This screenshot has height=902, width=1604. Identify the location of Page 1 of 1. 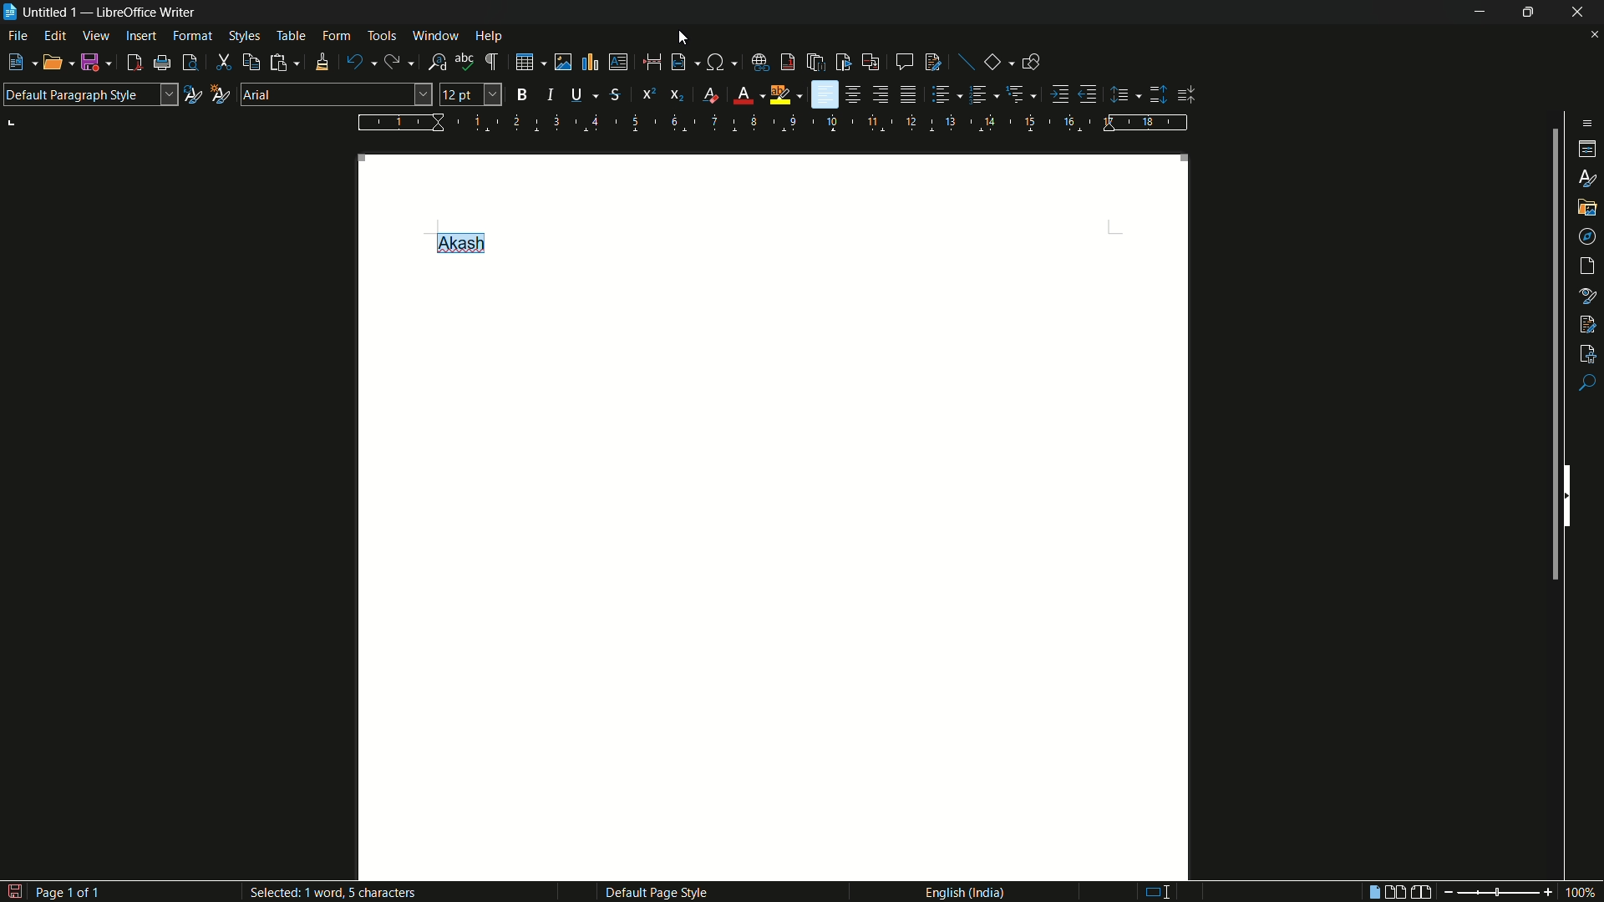
(53, 889).